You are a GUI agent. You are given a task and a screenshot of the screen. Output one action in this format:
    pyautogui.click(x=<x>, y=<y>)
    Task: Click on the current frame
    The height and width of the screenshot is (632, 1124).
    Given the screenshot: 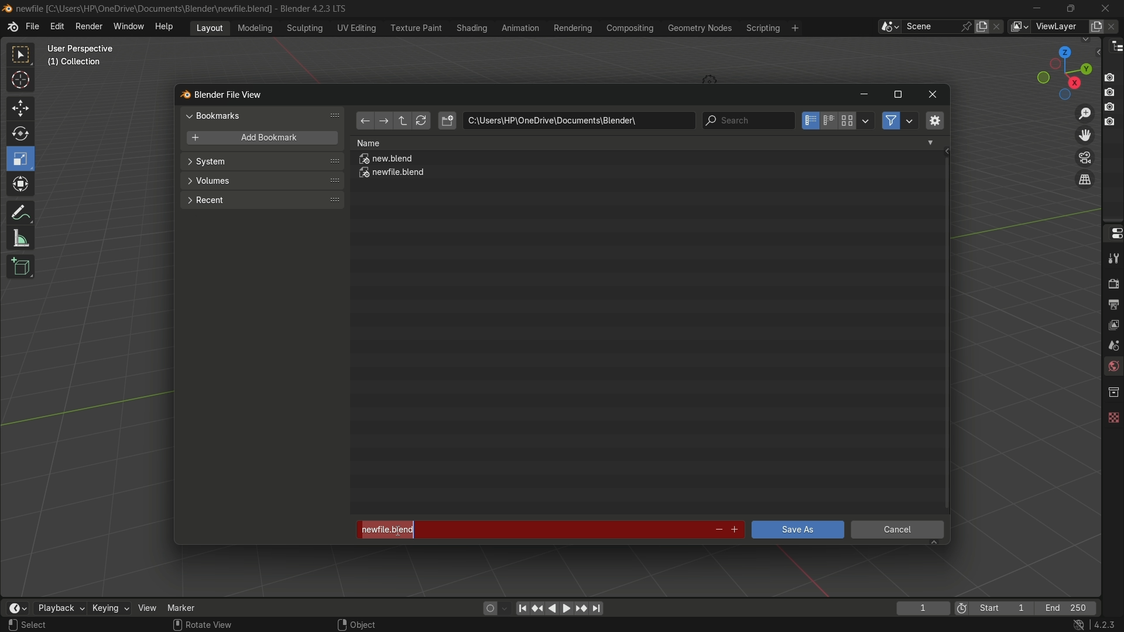 What is the action you would take?
    pyautogui.click(x=922, y=608)
    